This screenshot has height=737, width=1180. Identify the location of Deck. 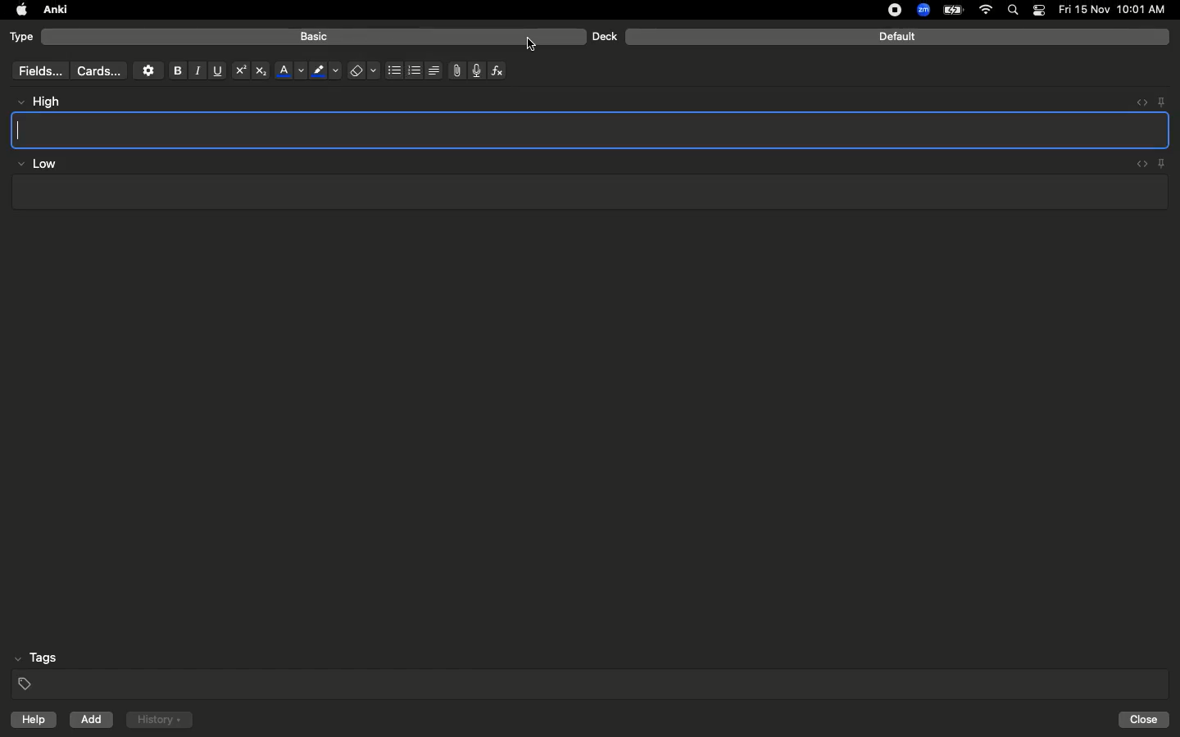
(604, 36).